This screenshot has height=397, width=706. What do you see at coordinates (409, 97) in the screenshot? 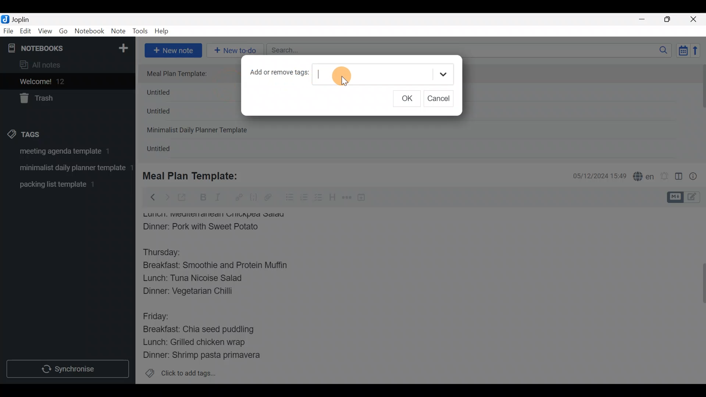
I see `OK` at bounding box center [409, 97].